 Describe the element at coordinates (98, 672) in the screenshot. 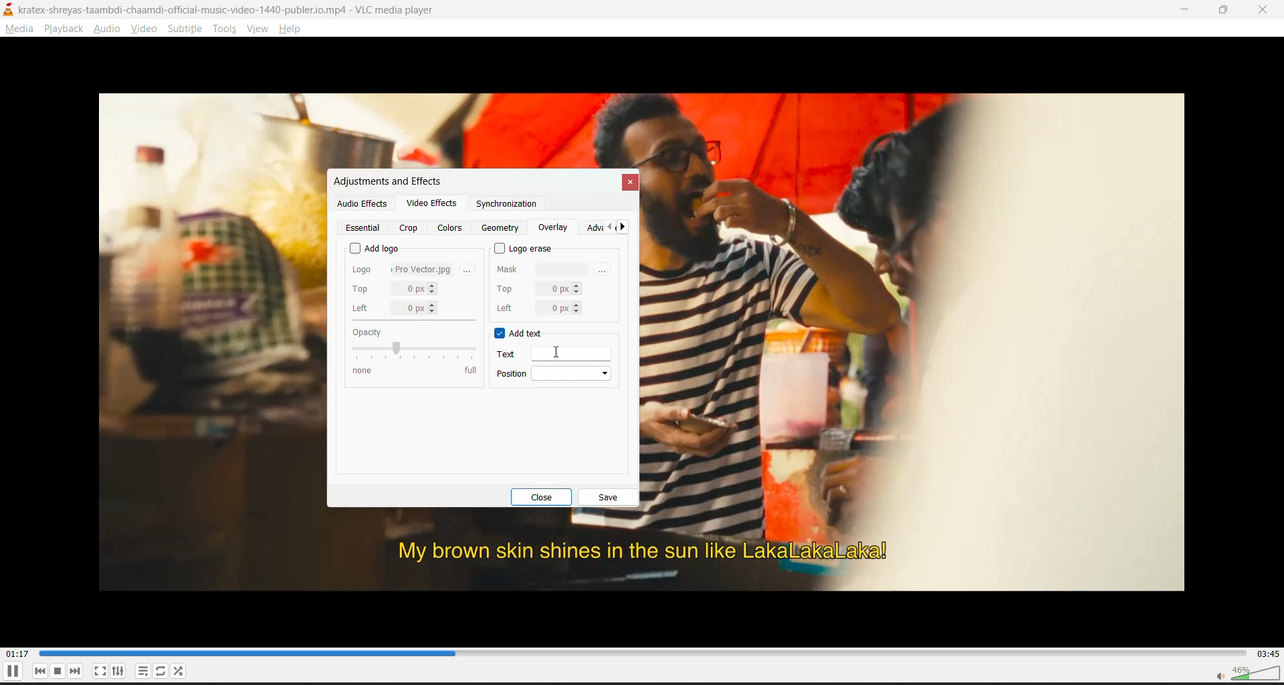

I see `full screen` at that location.